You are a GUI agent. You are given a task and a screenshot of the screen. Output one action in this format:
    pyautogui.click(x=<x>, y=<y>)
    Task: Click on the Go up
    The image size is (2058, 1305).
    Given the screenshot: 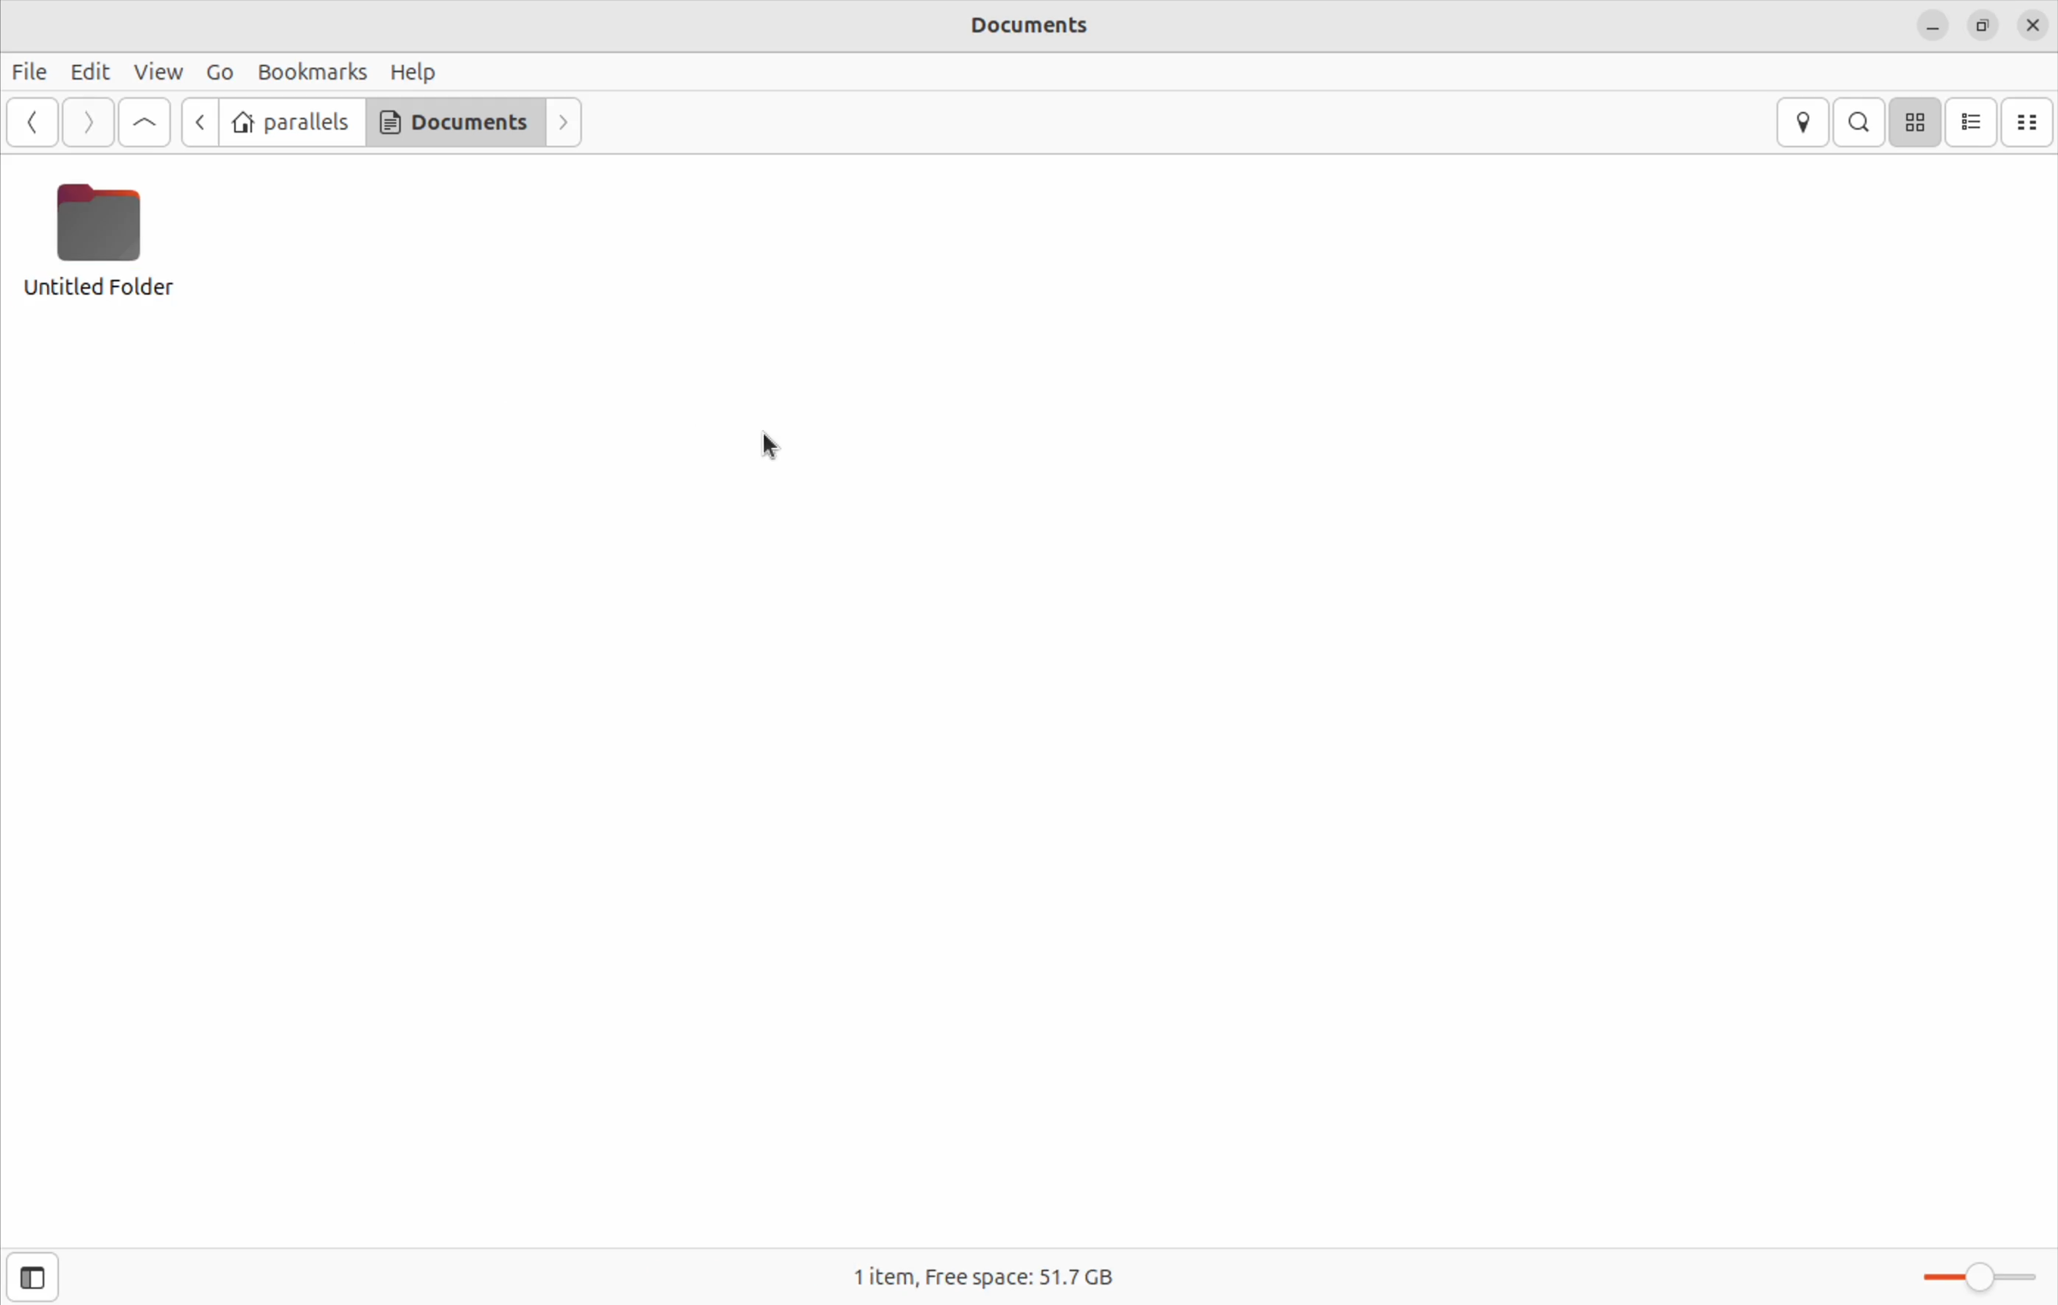 What is the action you would take?
    pyautogui.click(x=144, y=122)
    